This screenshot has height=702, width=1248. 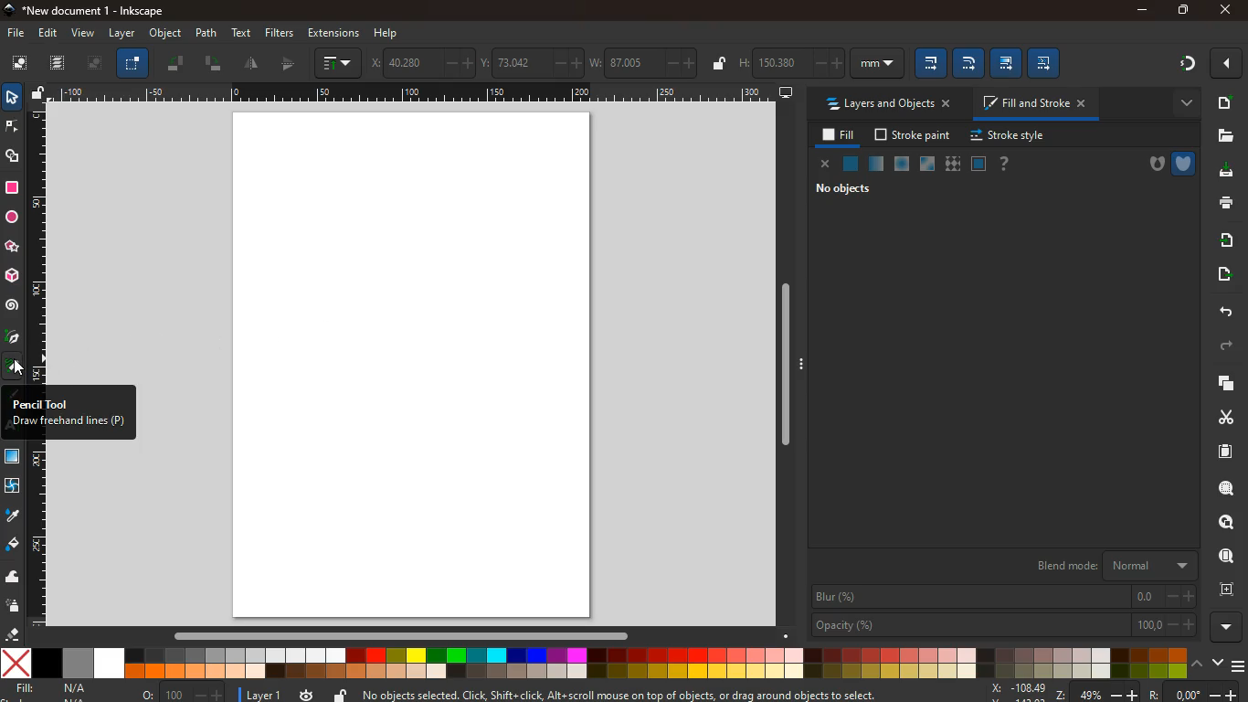 What do you see at coordinates (1221, 311) in the screenshot?
I see `back` at bounding box center [1221, 311].